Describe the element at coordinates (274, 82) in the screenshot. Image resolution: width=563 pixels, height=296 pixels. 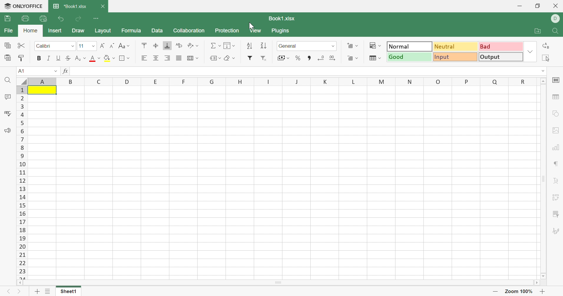
I see `Column Names` at that location.